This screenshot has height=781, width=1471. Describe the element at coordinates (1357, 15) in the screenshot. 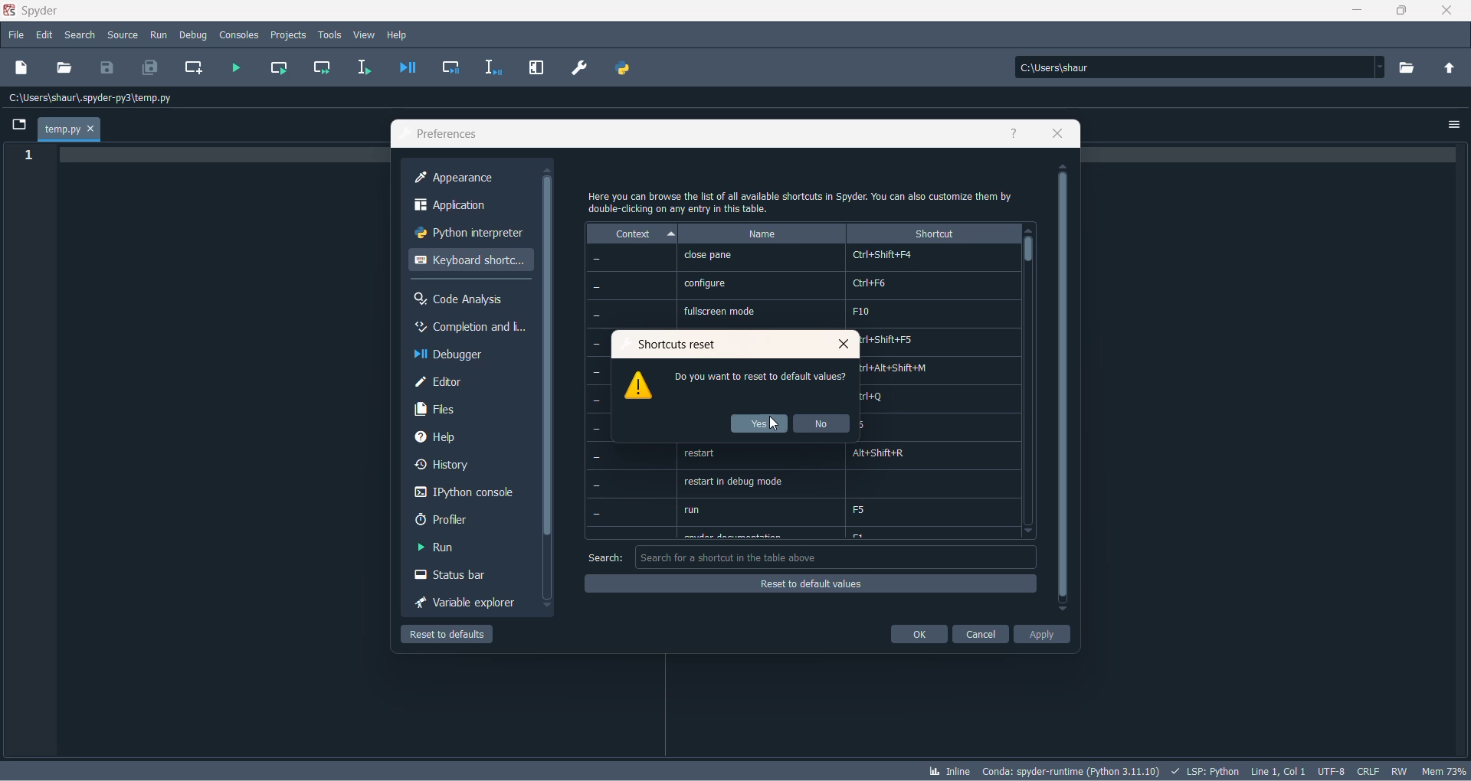

I see `minimize` at that location.